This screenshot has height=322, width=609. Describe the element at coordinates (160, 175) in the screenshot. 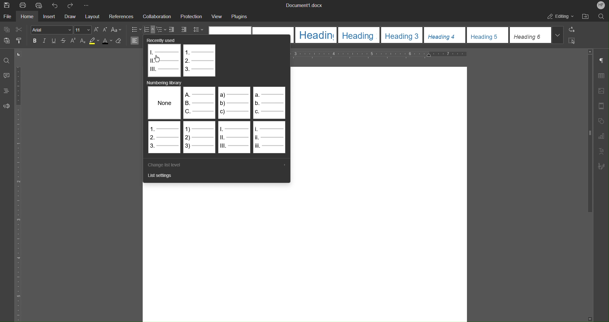

I see `List Settings` at that location.